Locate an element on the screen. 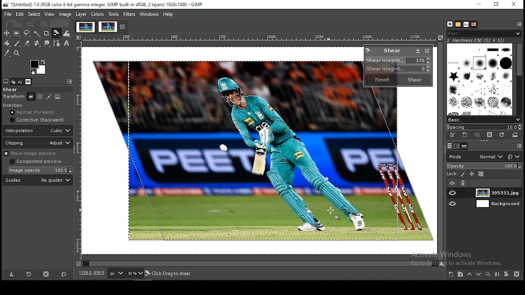 The width and height of the screenshot is (525, 295). normal [forward] is located at coordinates (38, 112).